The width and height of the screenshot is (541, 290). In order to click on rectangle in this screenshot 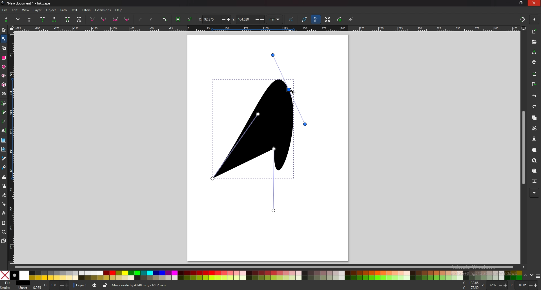, I will do `click(4, 58)`.